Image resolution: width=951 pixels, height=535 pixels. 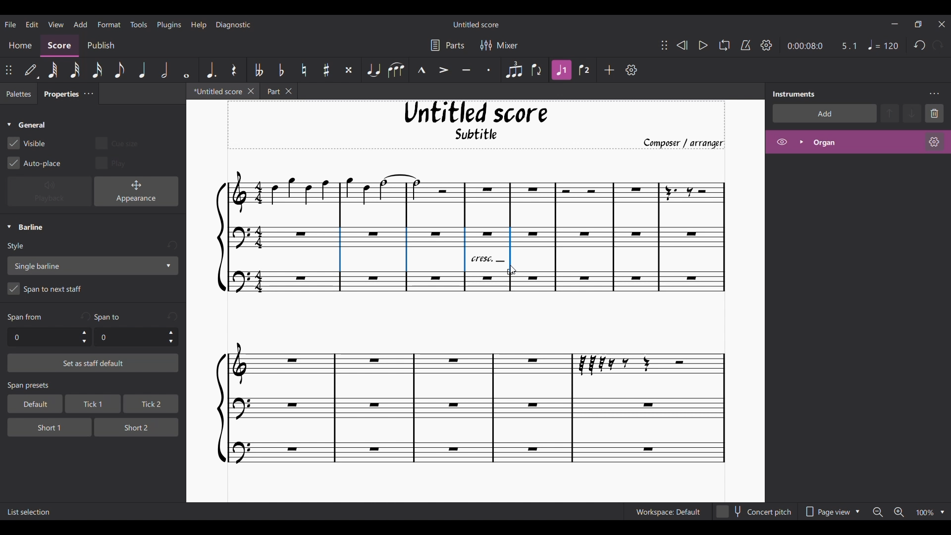 What do you see at coordinates (210, 69) in the screenshot?
I see `Augmentation dot` at bounding box center [210, 69].